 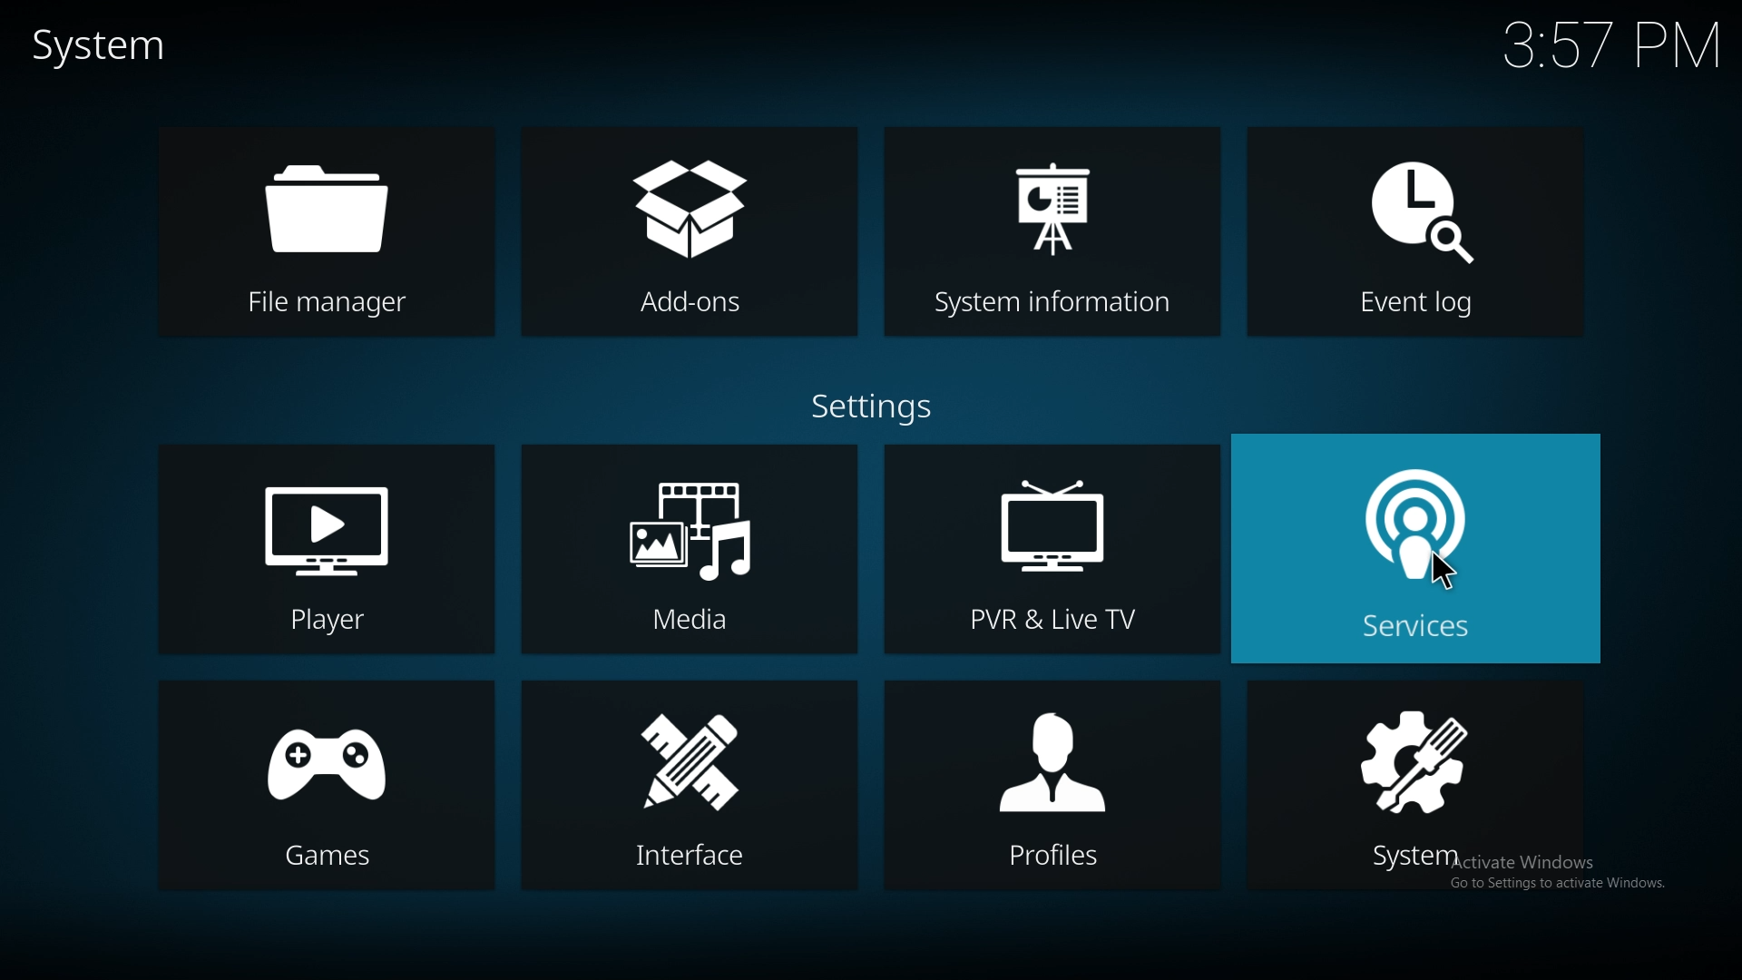 I want to click on system info, so click(x=1051, y=229).